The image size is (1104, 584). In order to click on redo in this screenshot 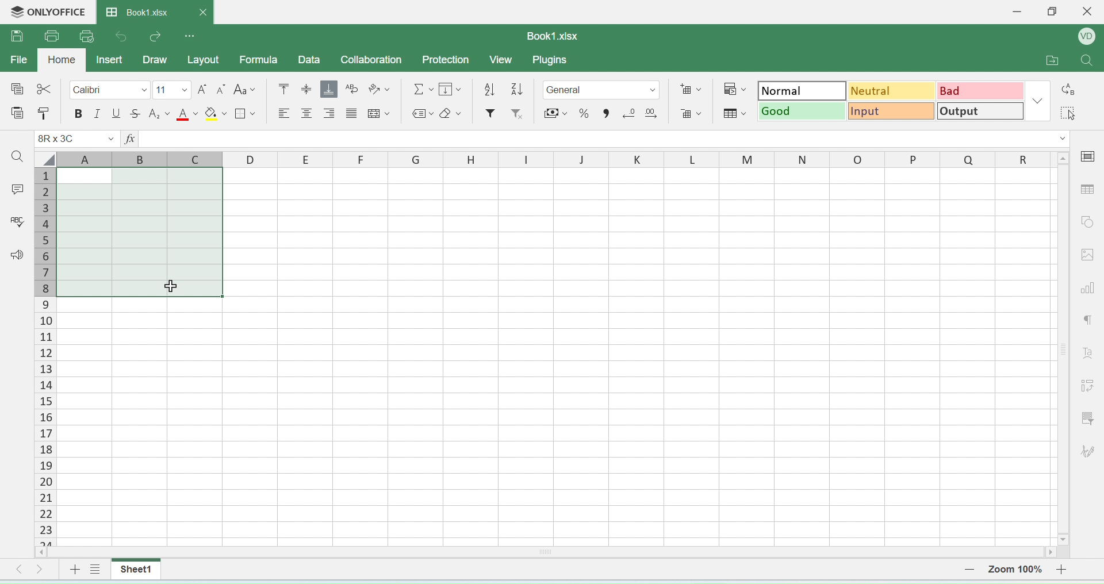, I will do `click(155, 37)`.